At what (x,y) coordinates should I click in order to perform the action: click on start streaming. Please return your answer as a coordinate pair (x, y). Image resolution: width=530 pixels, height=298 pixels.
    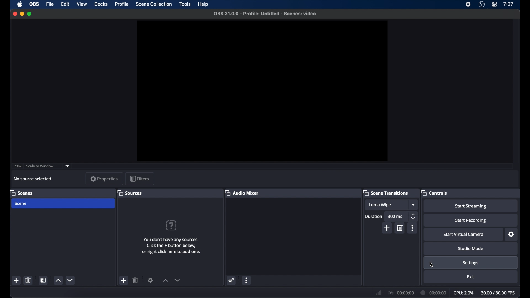
    Looking at the image, I should click on (471, 206).